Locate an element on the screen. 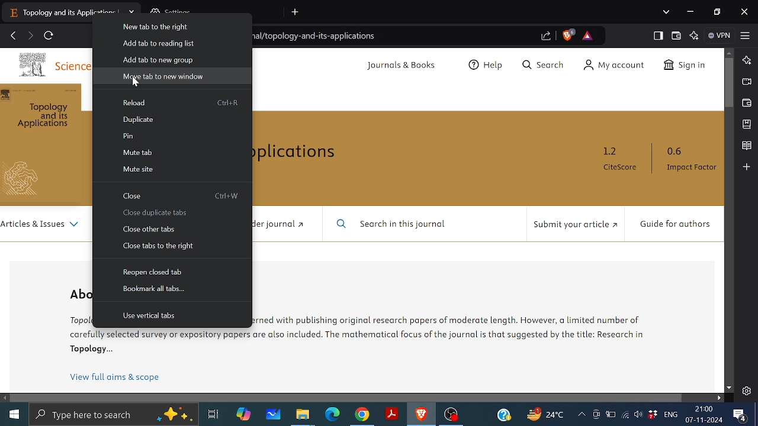 The height and width of the screenshot is (426, 758). search is located at coordinates (542, 64).